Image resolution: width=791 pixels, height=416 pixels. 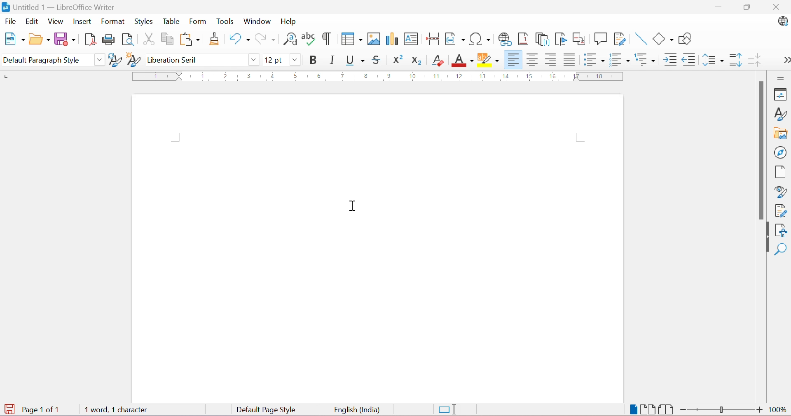 I want to click on Subscript, so click(x=416, y=61).